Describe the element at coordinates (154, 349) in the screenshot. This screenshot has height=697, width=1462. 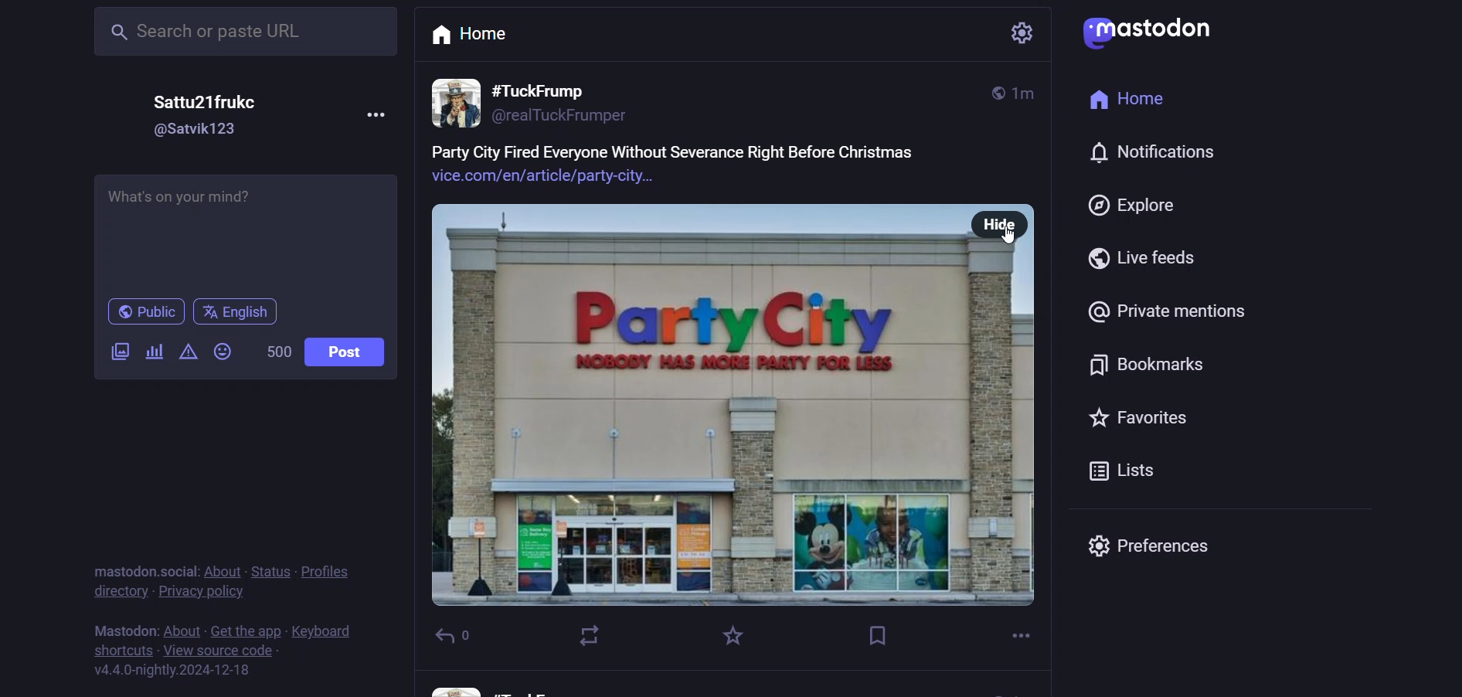
I see `add a poll` at that location.